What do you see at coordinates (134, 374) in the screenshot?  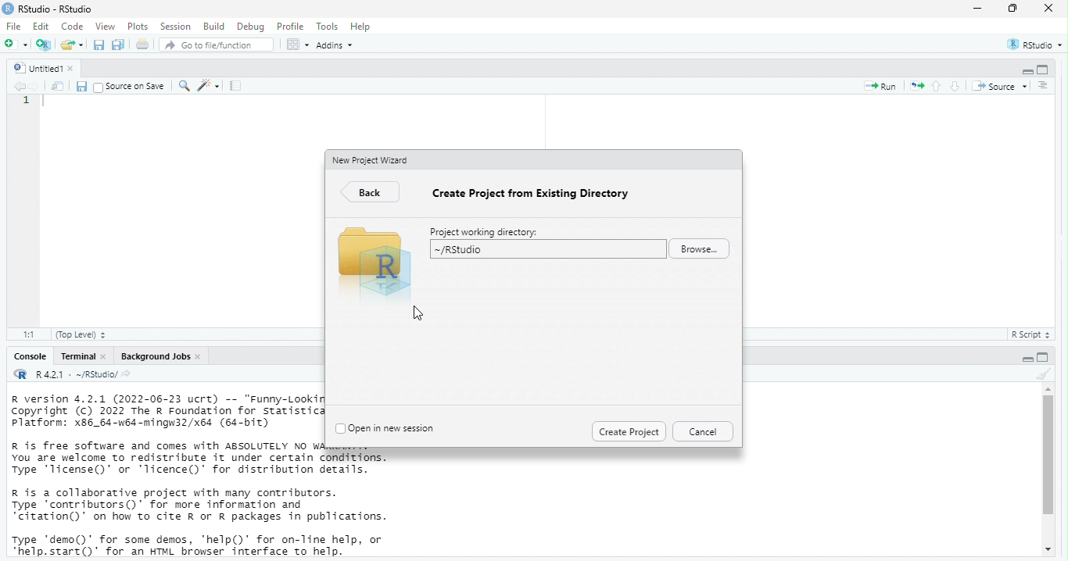 I see `view the current working directory` at bounding box center [134, 374].